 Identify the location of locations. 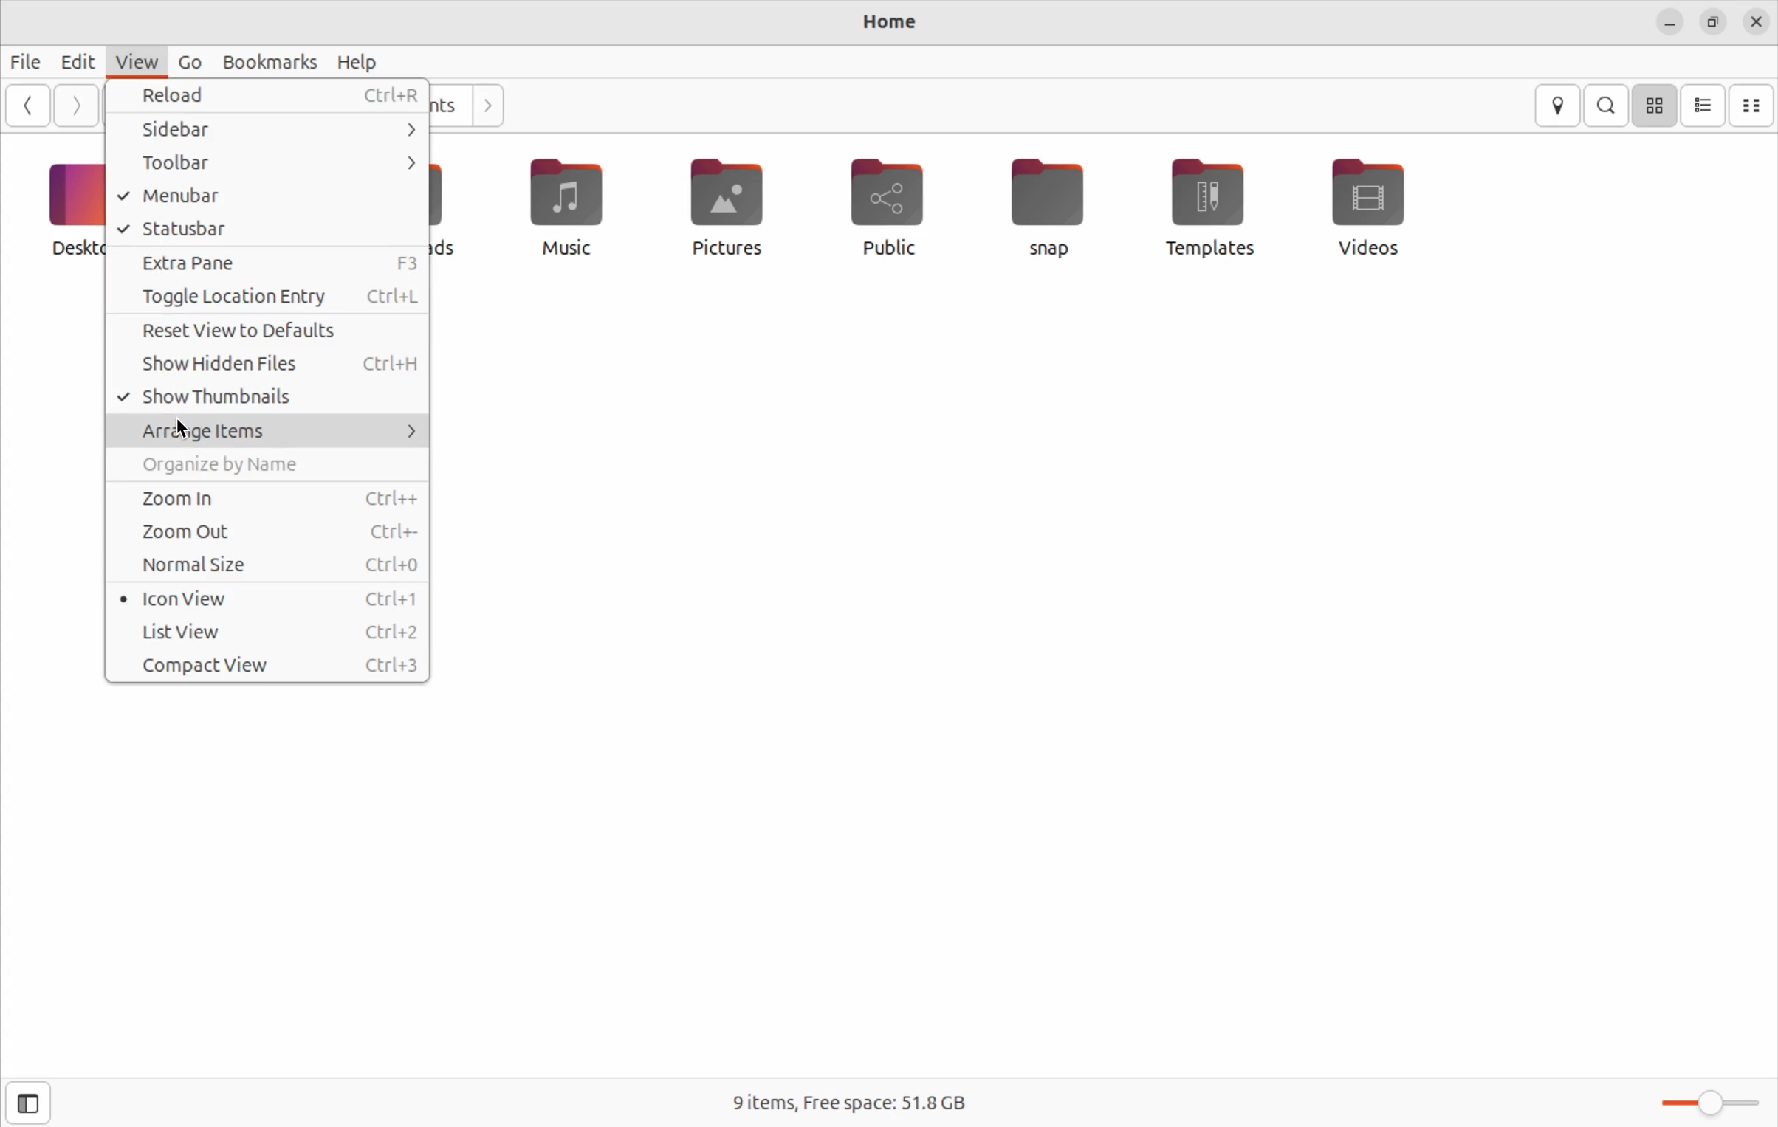
(1556, 105).